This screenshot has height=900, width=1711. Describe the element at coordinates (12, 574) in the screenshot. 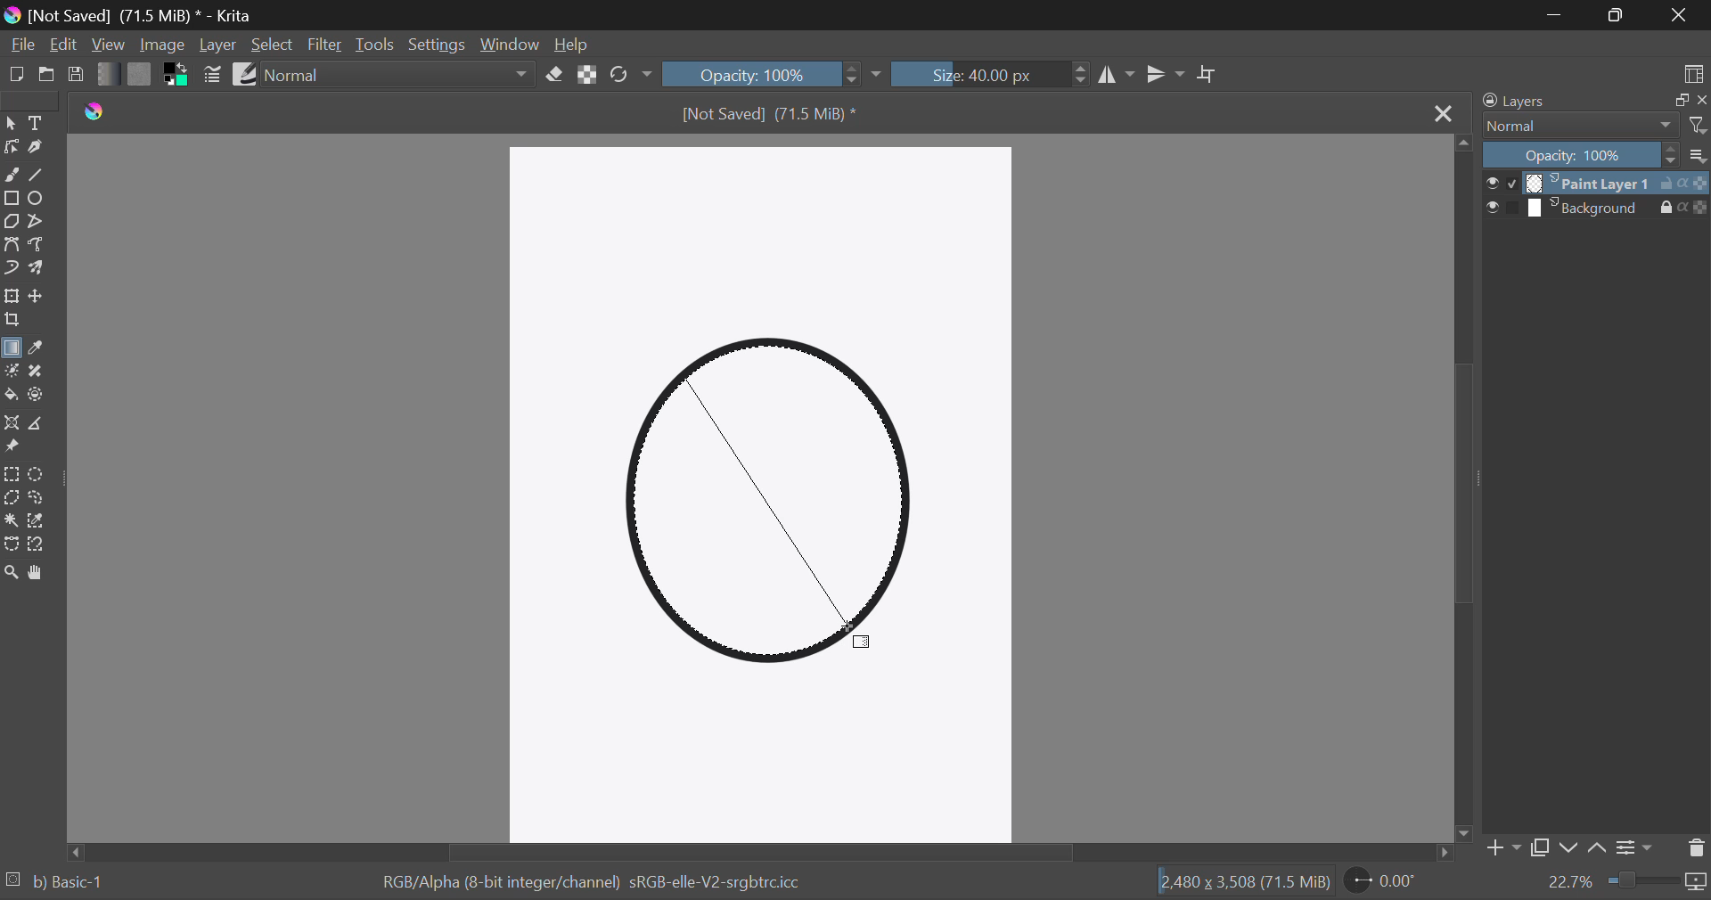

I see `Zoom` at that location.